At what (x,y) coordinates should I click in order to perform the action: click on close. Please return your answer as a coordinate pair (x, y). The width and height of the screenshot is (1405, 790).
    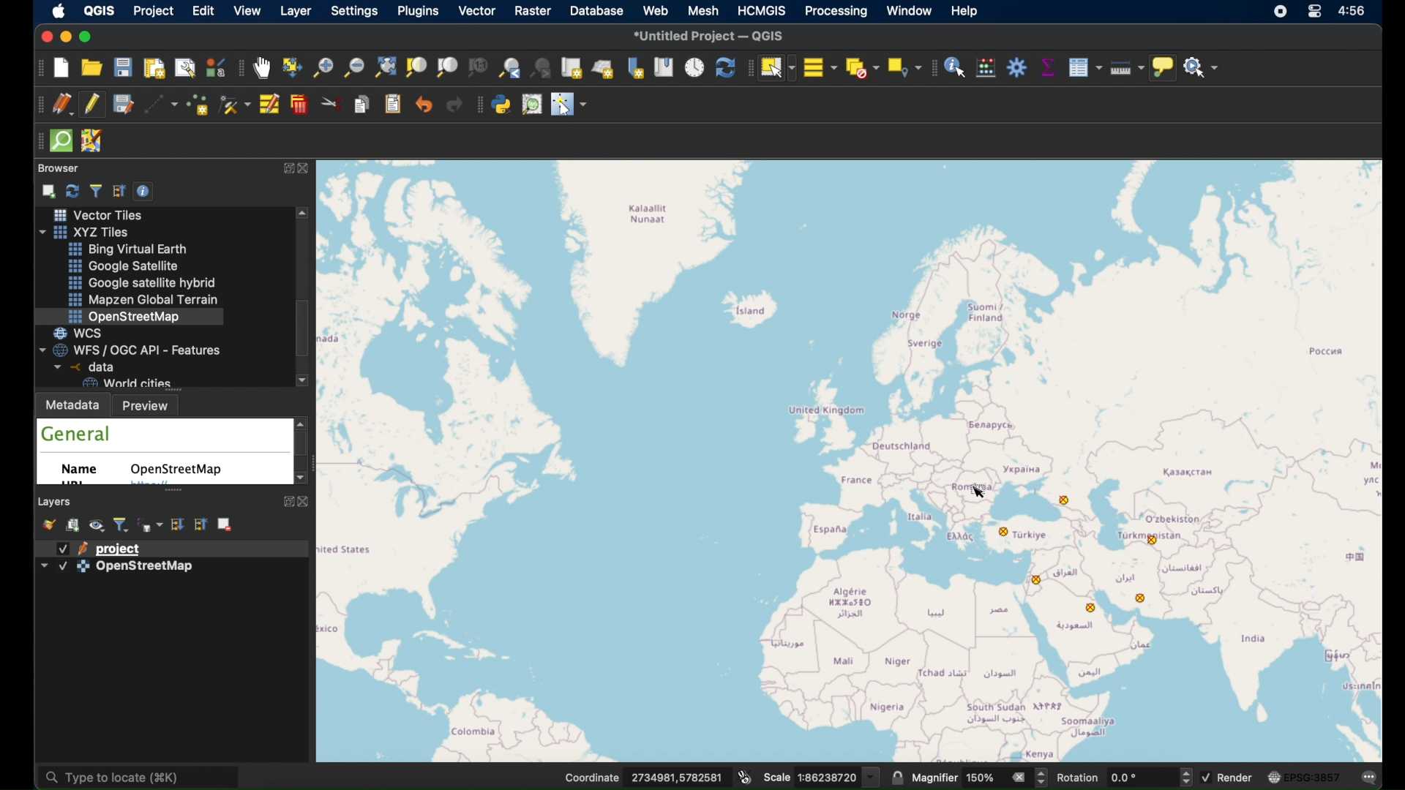
    Looking at the image, I should click on (309, 168).